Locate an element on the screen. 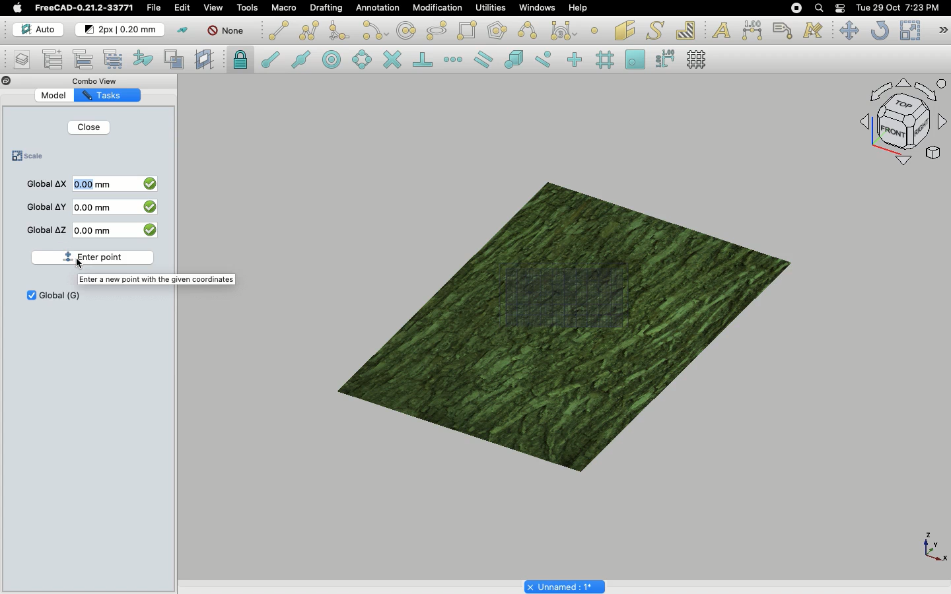 The width and height of the screenshot is (951, 594). Modification is located at coordinates (433, 7).